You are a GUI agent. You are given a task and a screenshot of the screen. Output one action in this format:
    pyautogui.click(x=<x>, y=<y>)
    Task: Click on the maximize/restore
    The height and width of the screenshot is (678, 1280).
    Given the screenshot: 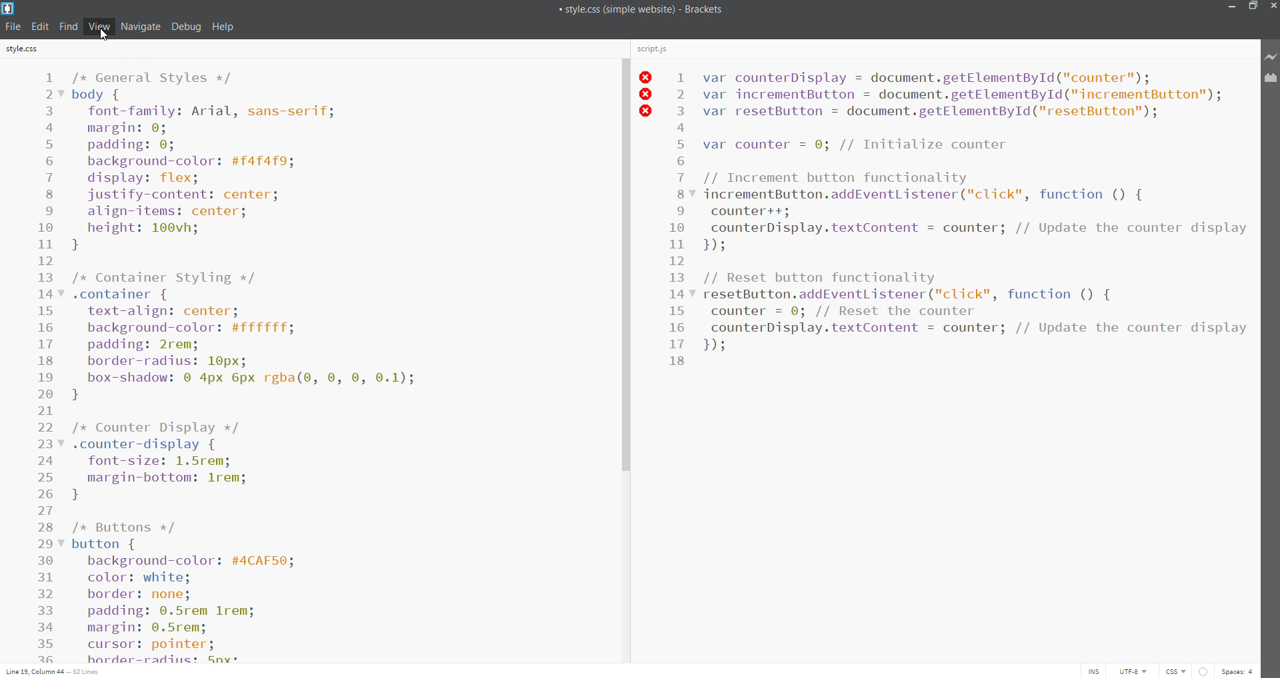 What is the action you would take?
    pyautogui.click(x=1251, y=8)
    